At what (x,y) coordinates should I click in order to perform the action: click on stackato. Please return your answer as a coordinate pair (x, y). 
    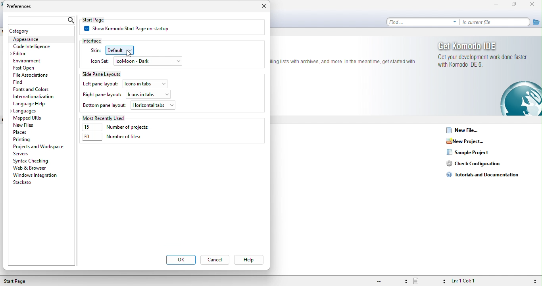
    Looking at the image, I should click on (25, 183).